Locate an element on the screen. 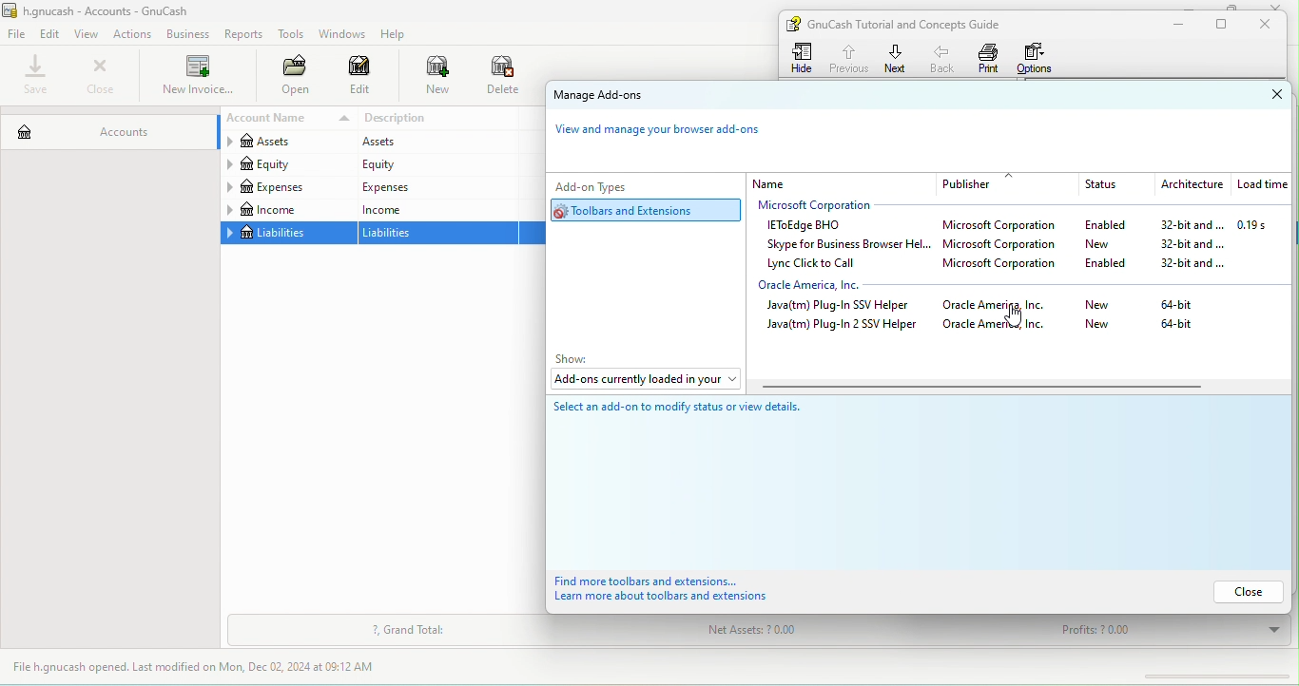 The width and height of the screenshot is (1299, 686). equity is located at coordinates (286, 165).